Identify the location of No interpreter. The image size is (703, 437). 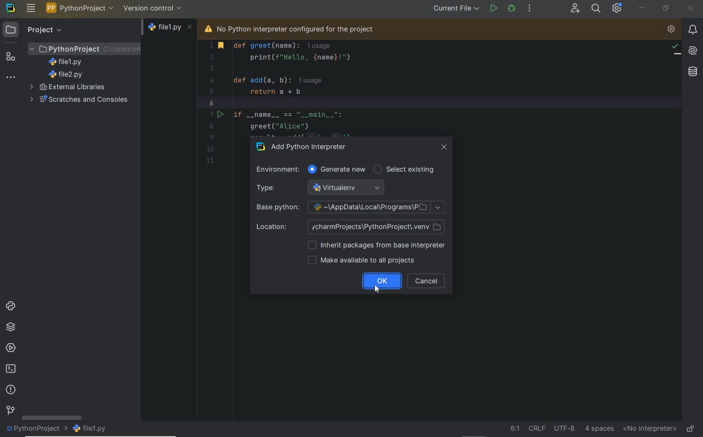
(648, 429).